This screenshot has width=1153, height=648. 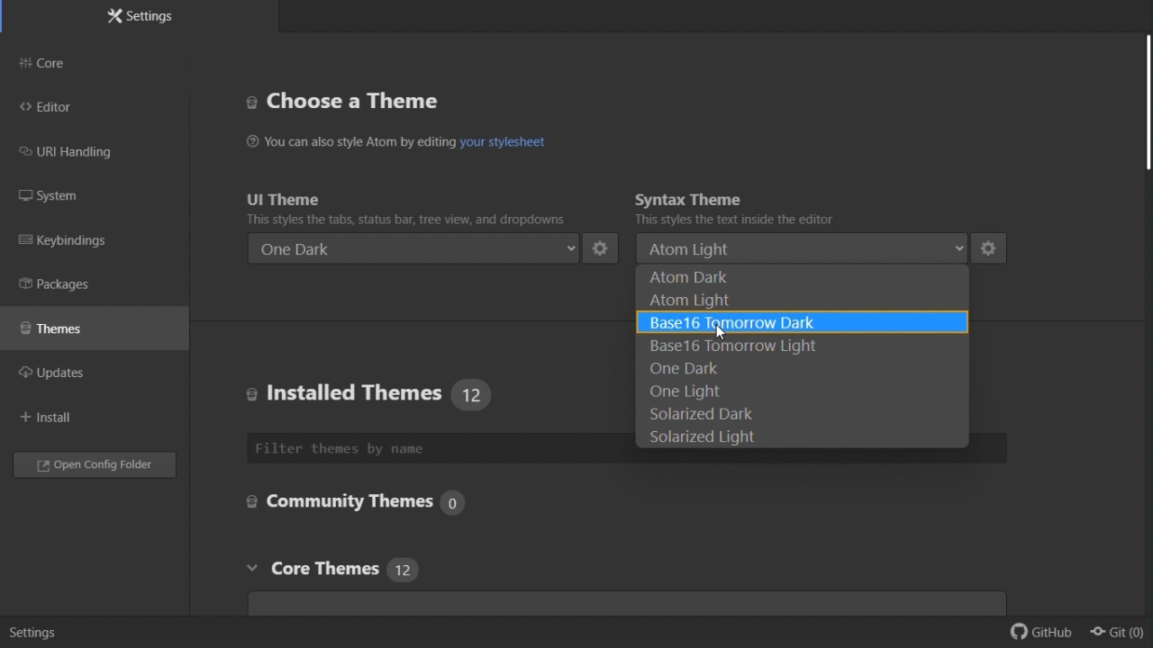 I want to click on UI theme, so click(x=402, y=206).